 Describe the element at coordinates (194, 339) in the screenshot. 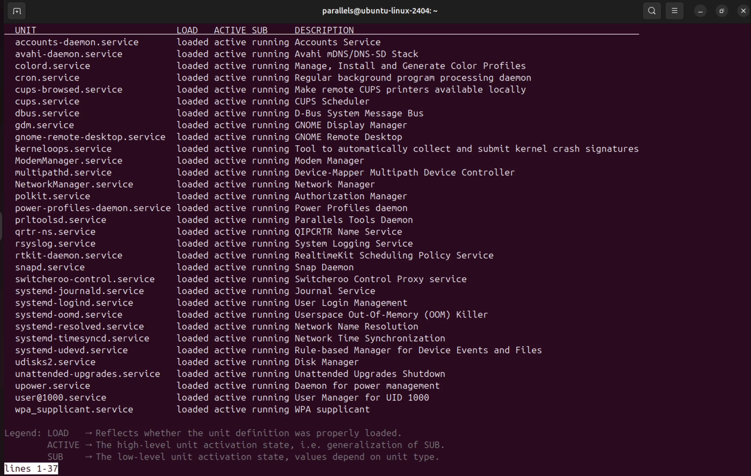

I see `loaded` at that location.